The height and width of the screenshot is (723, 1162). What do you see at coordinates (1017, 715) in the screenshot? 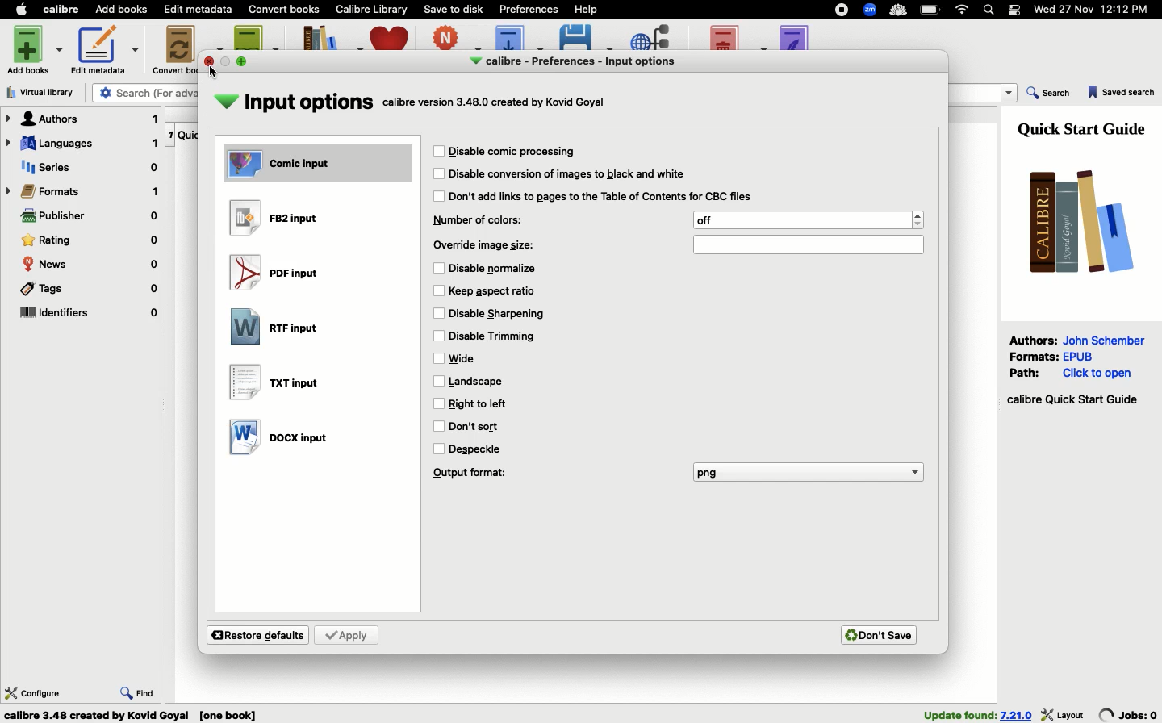
I see `version` at bounding box center [1017, 715].